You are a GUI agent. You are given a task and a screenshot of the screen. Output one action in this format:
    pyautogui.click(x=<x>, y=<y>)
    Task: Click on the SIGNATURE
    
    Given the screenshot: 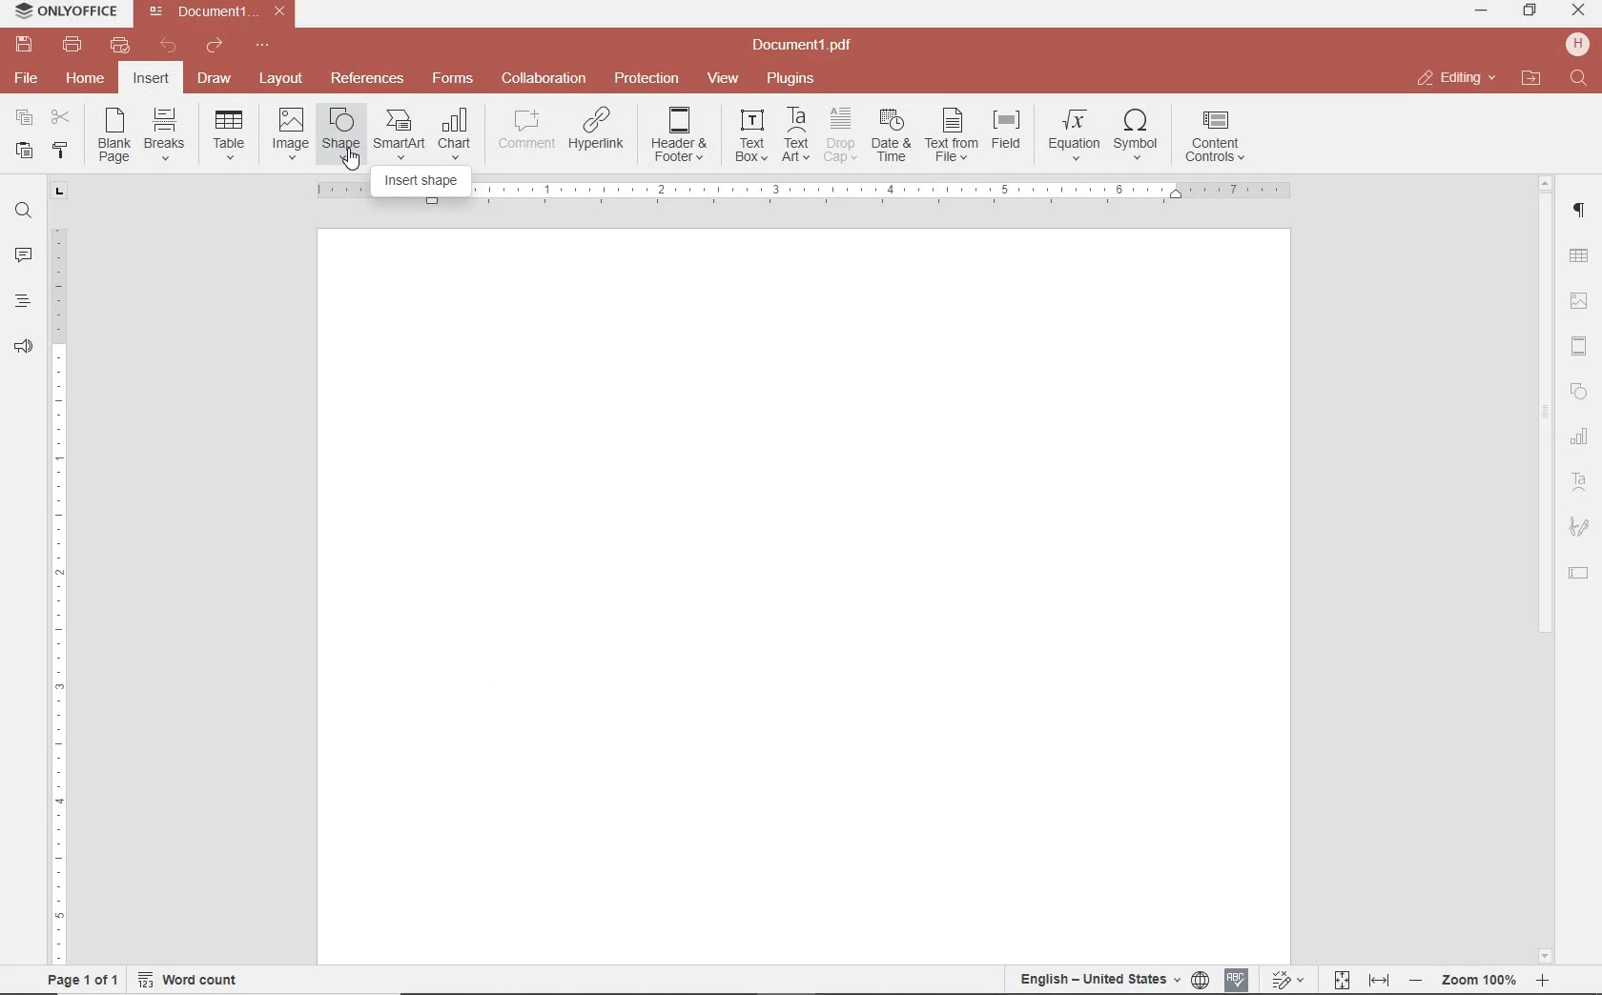 What is the action you would take?
    pyautogui.click(x=1579, y=528)
    